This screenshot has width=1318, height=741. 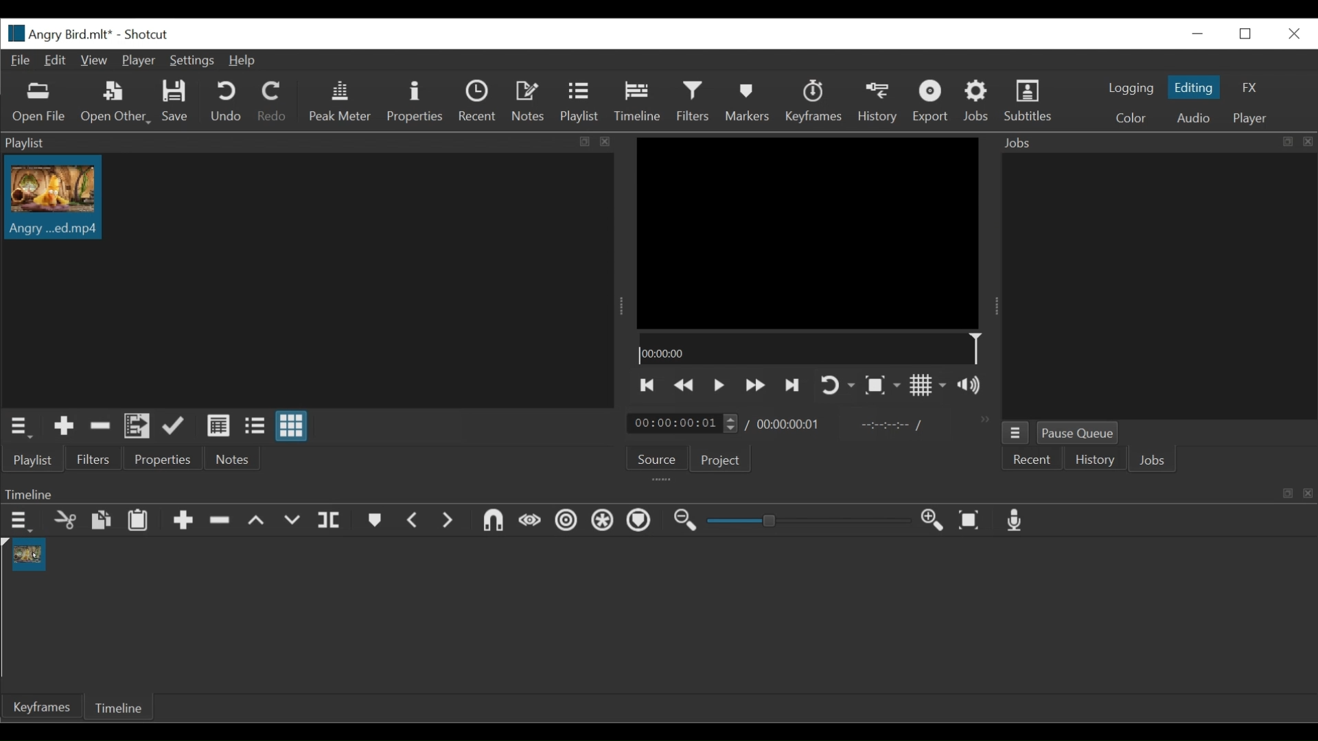 I want to click on Close, so click(x=1199, y=34).